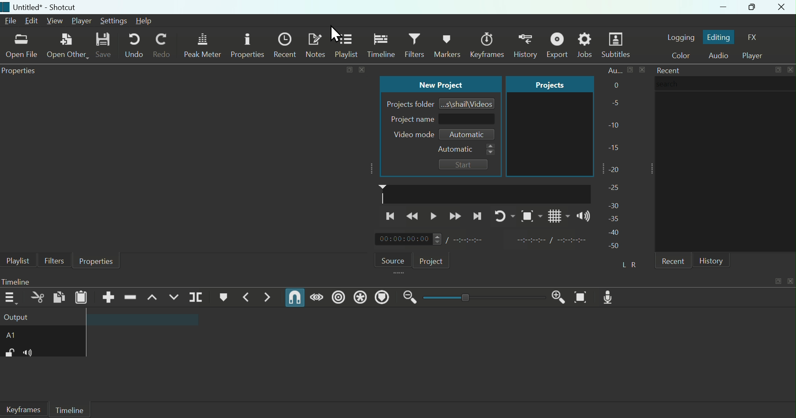 This screenshot has height=418, width=796. Describe the element at coordinates (432, 259) in the screenshot. I see `Project` at that location.